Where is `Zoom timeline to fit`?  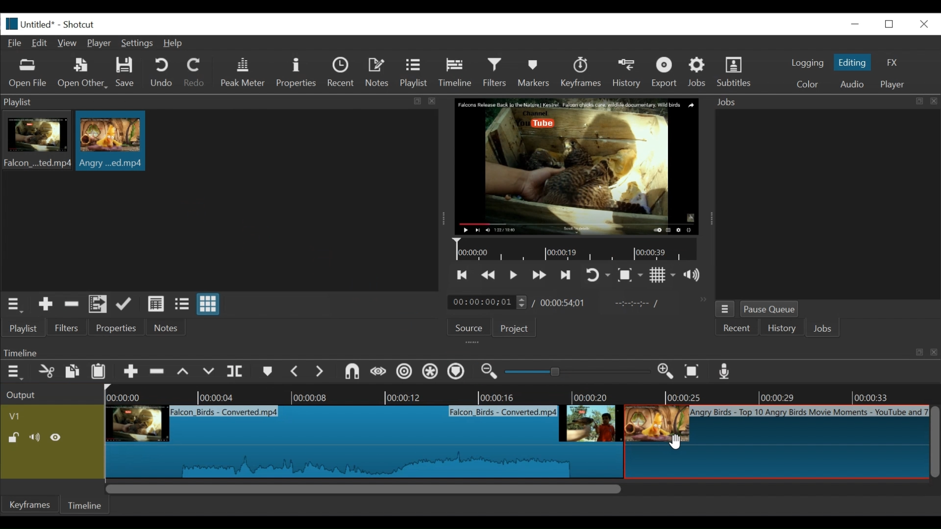
Zoom timeline to fit is located at coordinates (694, 372).